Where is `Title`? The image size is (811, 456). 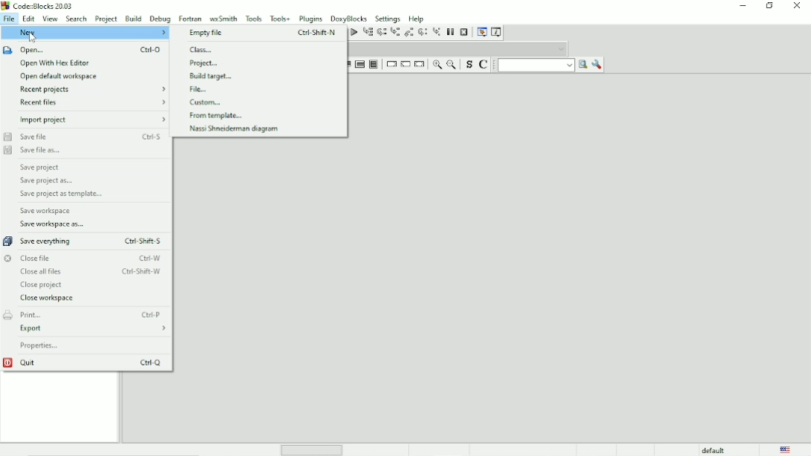
Title is located at coordinates (37, 6).